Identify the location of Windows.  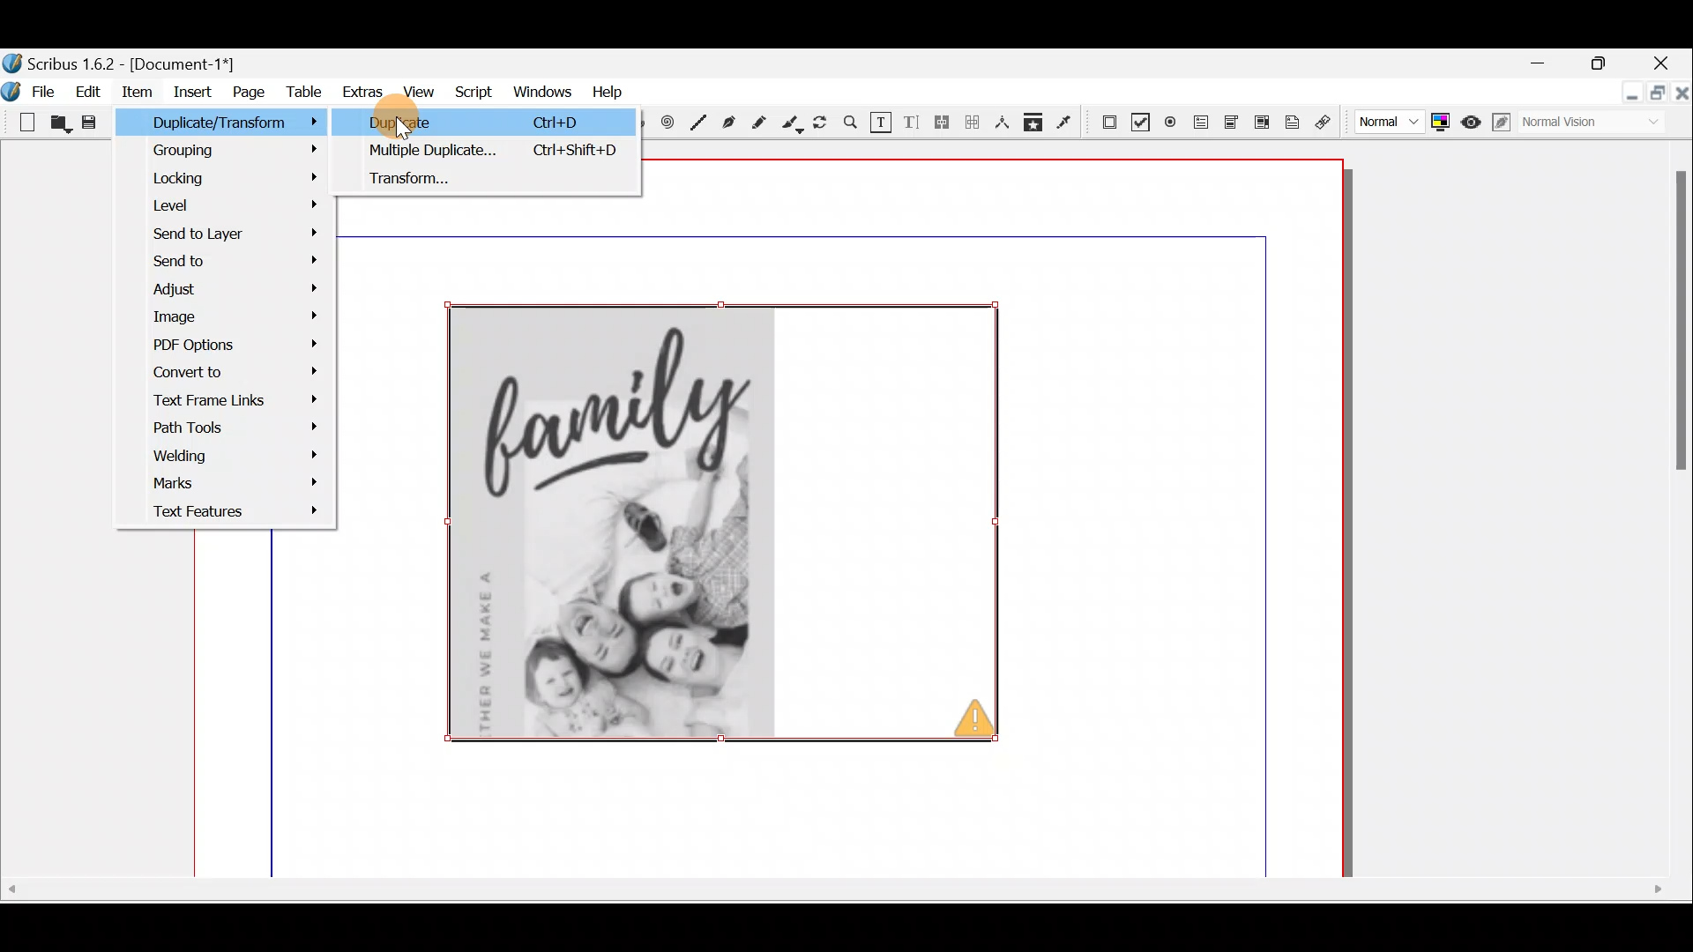
(538, 91).